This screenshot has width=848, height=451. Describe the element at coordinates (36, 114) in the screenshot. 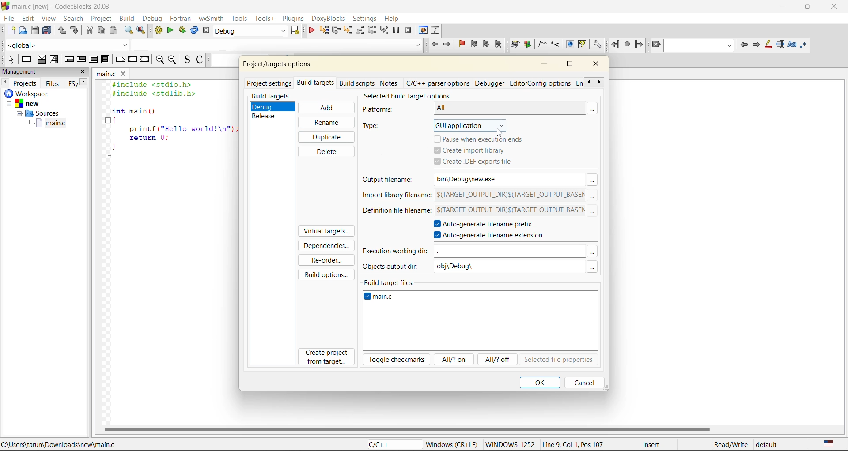

I see `Sources` at that location.